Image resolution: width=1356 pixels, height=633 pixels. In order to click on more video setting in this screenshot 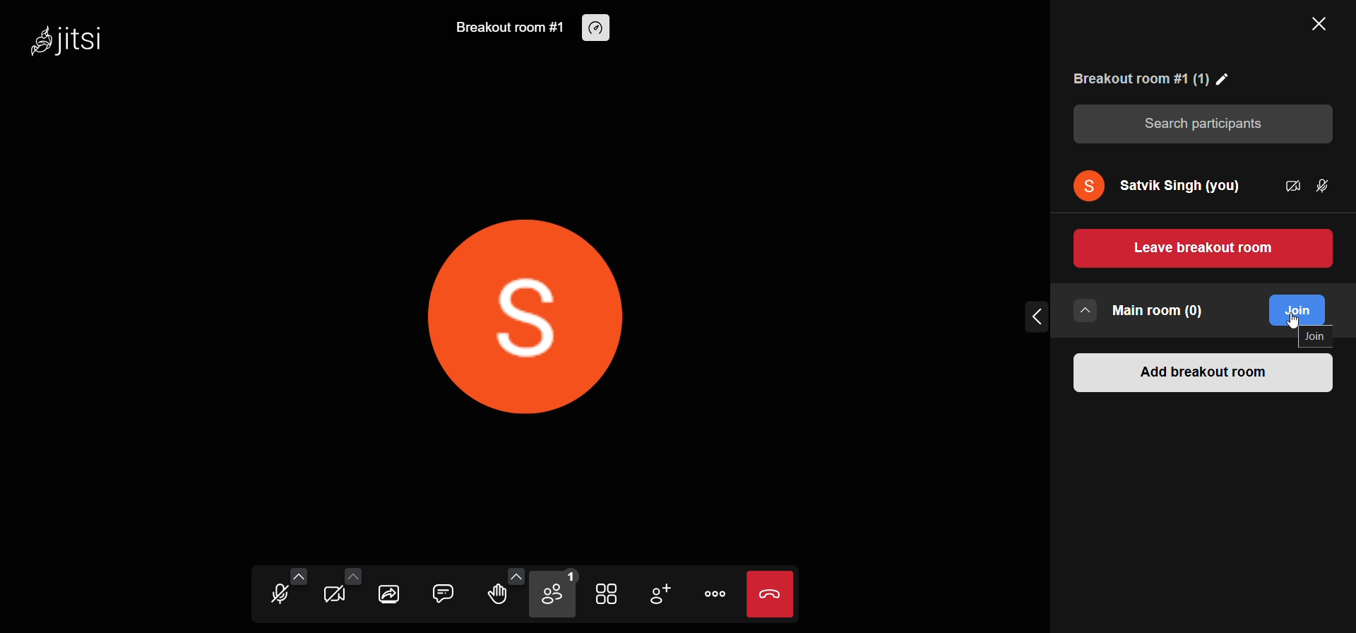, I will do `click(352, 574)`.